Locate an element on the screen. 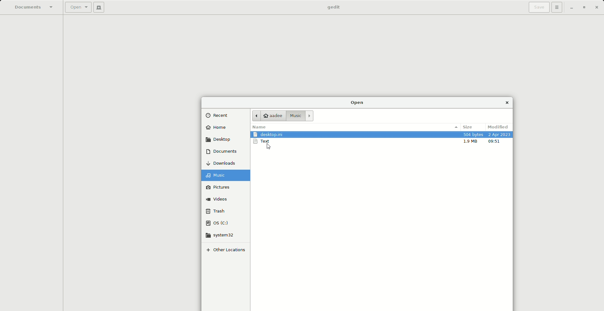 Image resolution: width=604 pixels, height=311 pixels. Name is located at coordinates (266, 127).